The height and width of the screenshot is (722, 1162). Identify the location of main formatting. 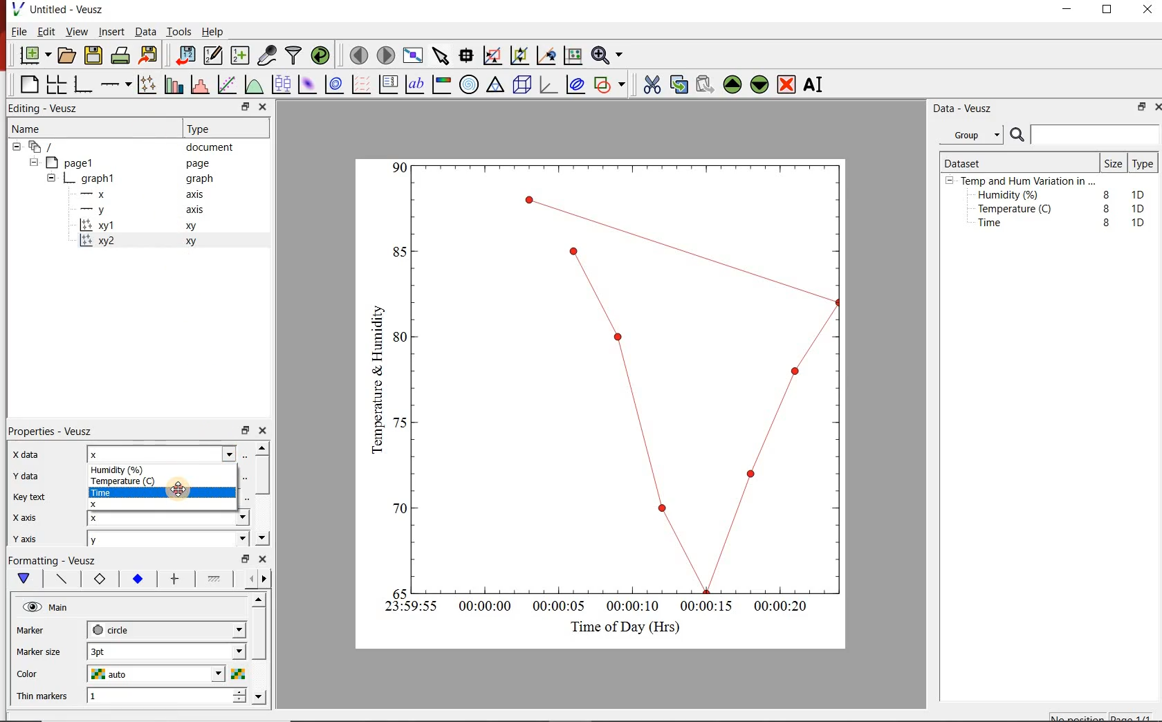
(25, 580).